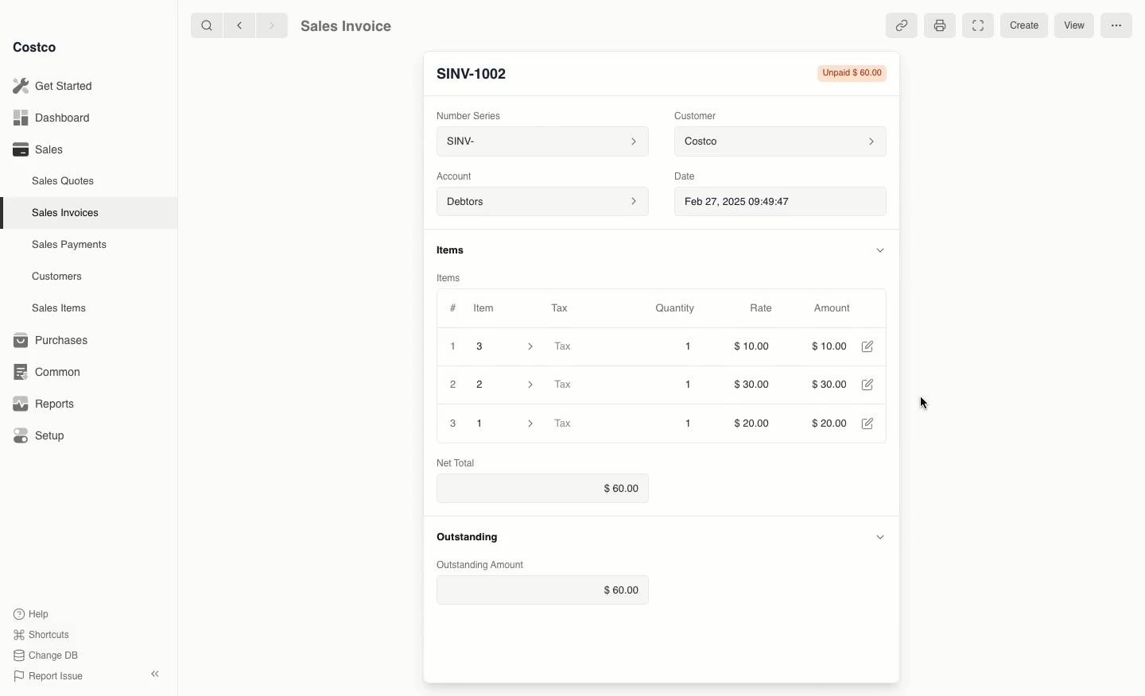  What do you see at coordinates (457, 175) in the screenshot?
I see `‘Account` at bounding box center [457, 175].